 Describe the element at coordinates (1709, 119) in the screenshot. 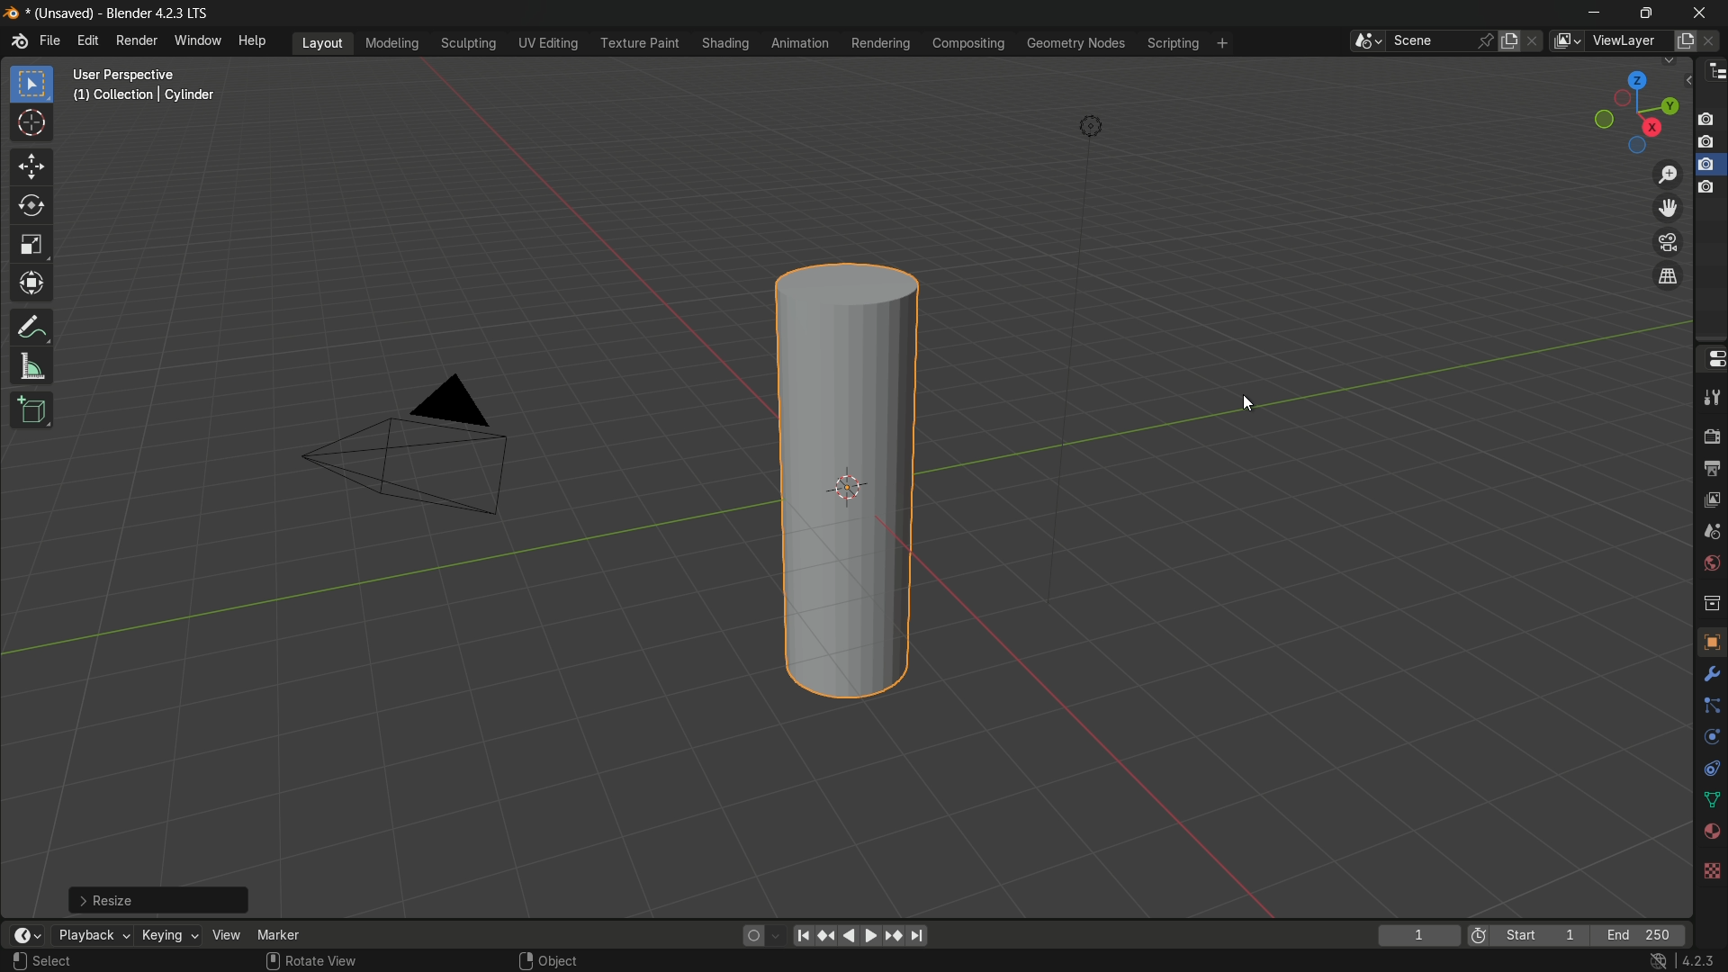

I see `layer 1` at that location.